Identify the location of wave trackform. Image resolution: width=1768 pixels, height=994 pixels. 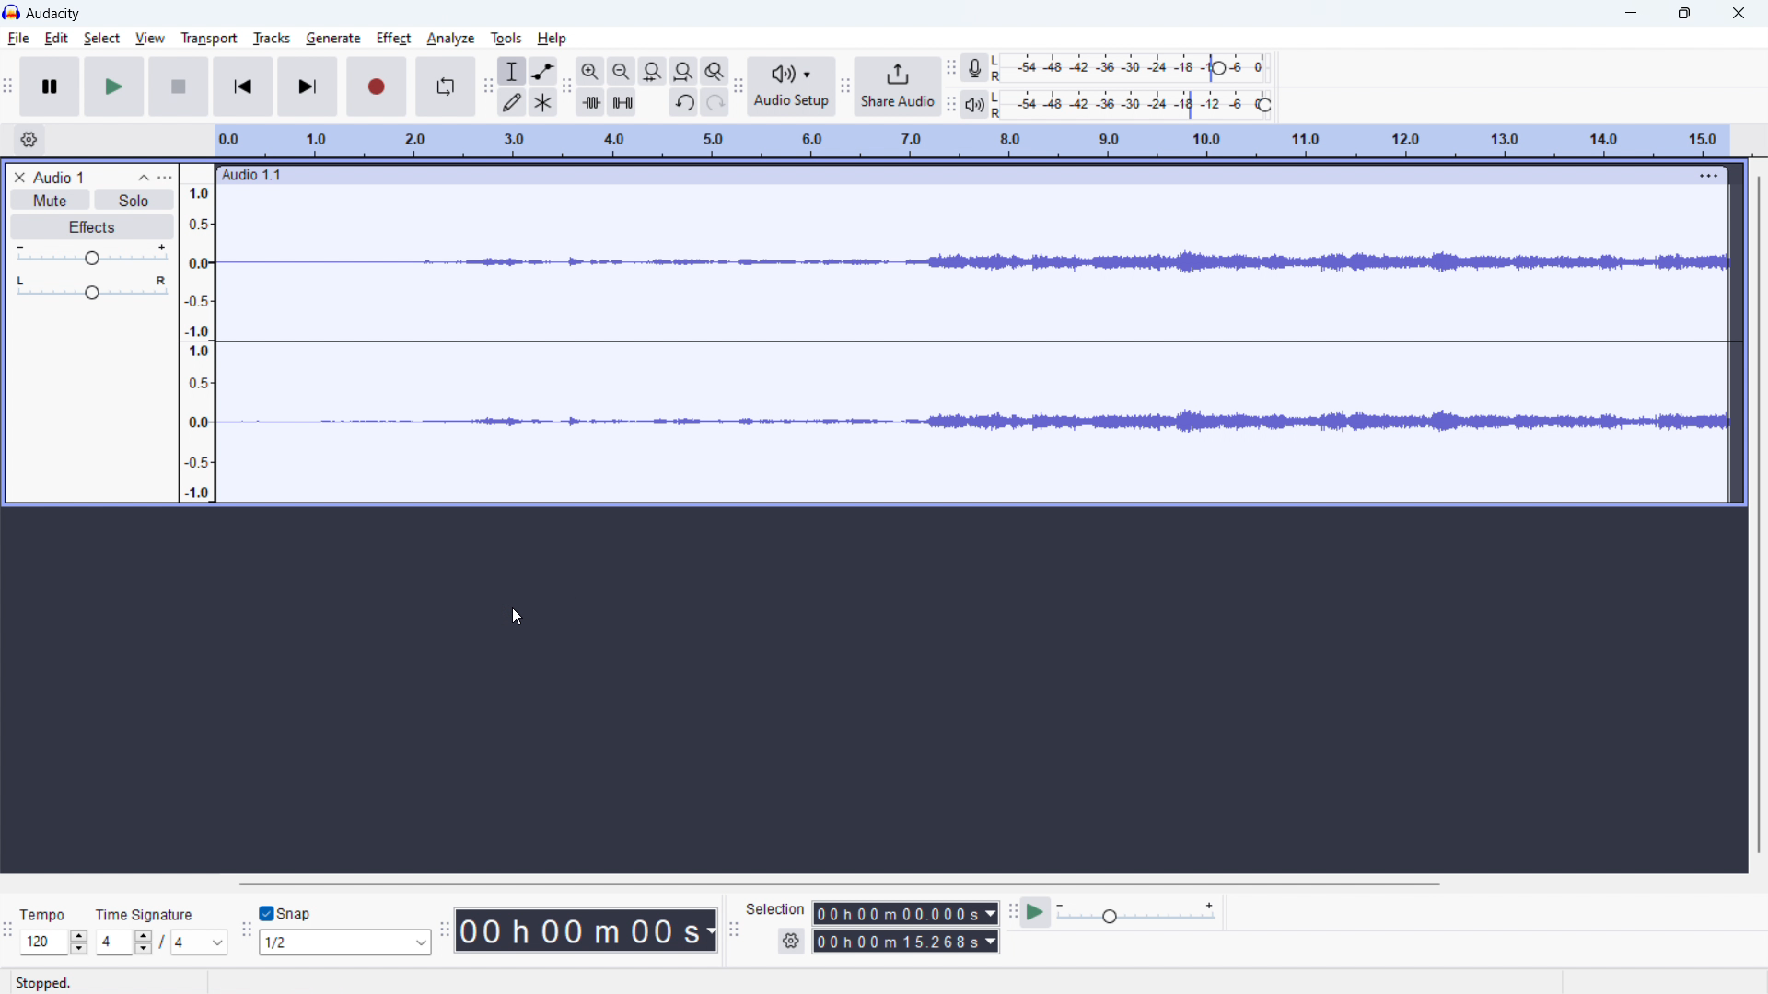
(971, 431).